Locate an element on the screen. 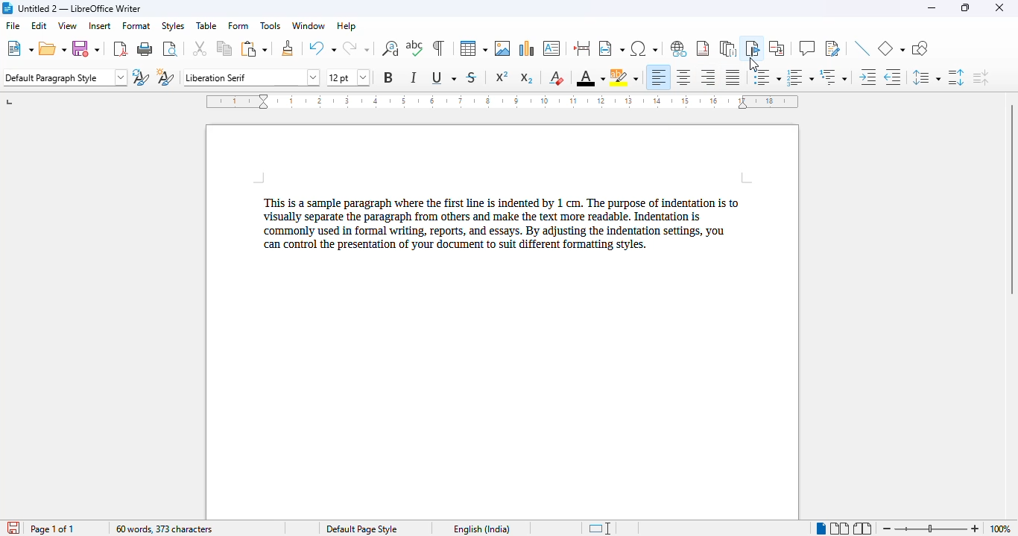  clear direct formatting is located at coordinates (558, 78).